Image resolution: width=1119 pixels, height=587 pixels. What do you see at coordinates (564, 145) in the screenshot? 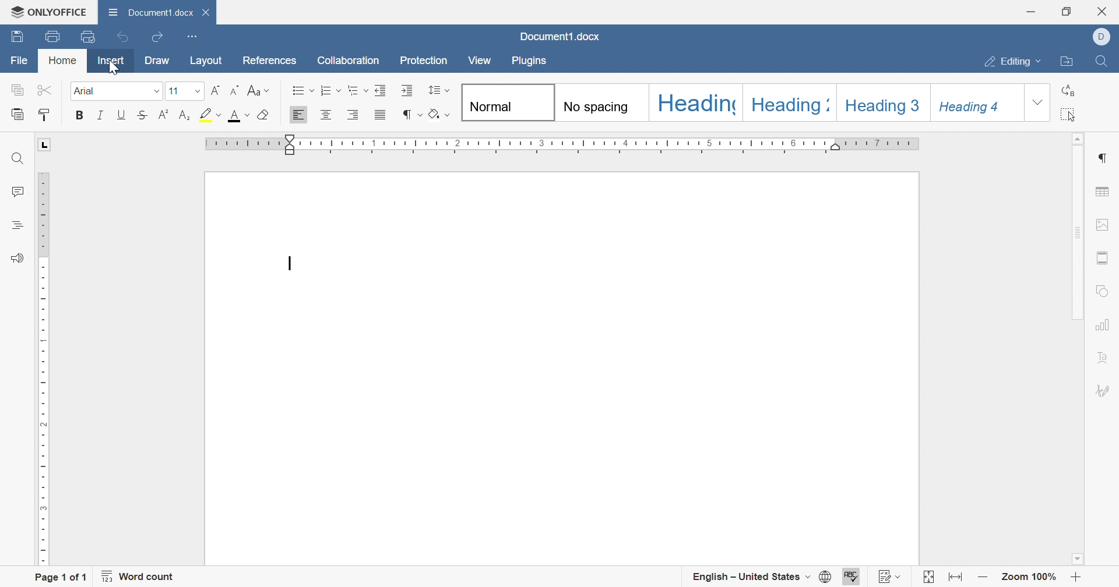
I see `Ruler` at bounding box center [564, 145].